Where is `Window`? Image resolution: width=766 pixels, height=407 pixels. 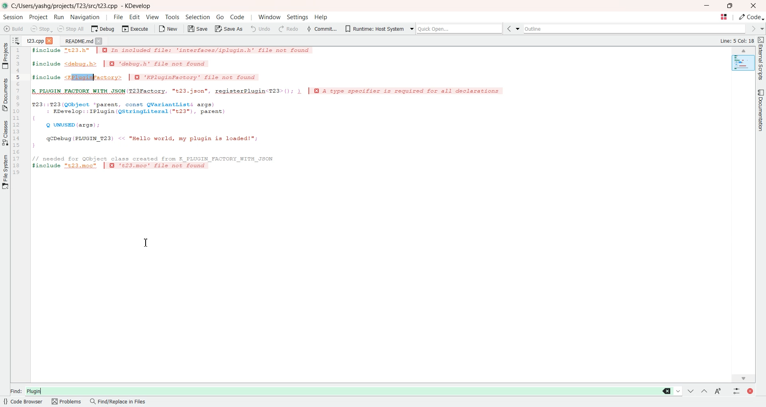
Window is located at coordinates (269, 17).